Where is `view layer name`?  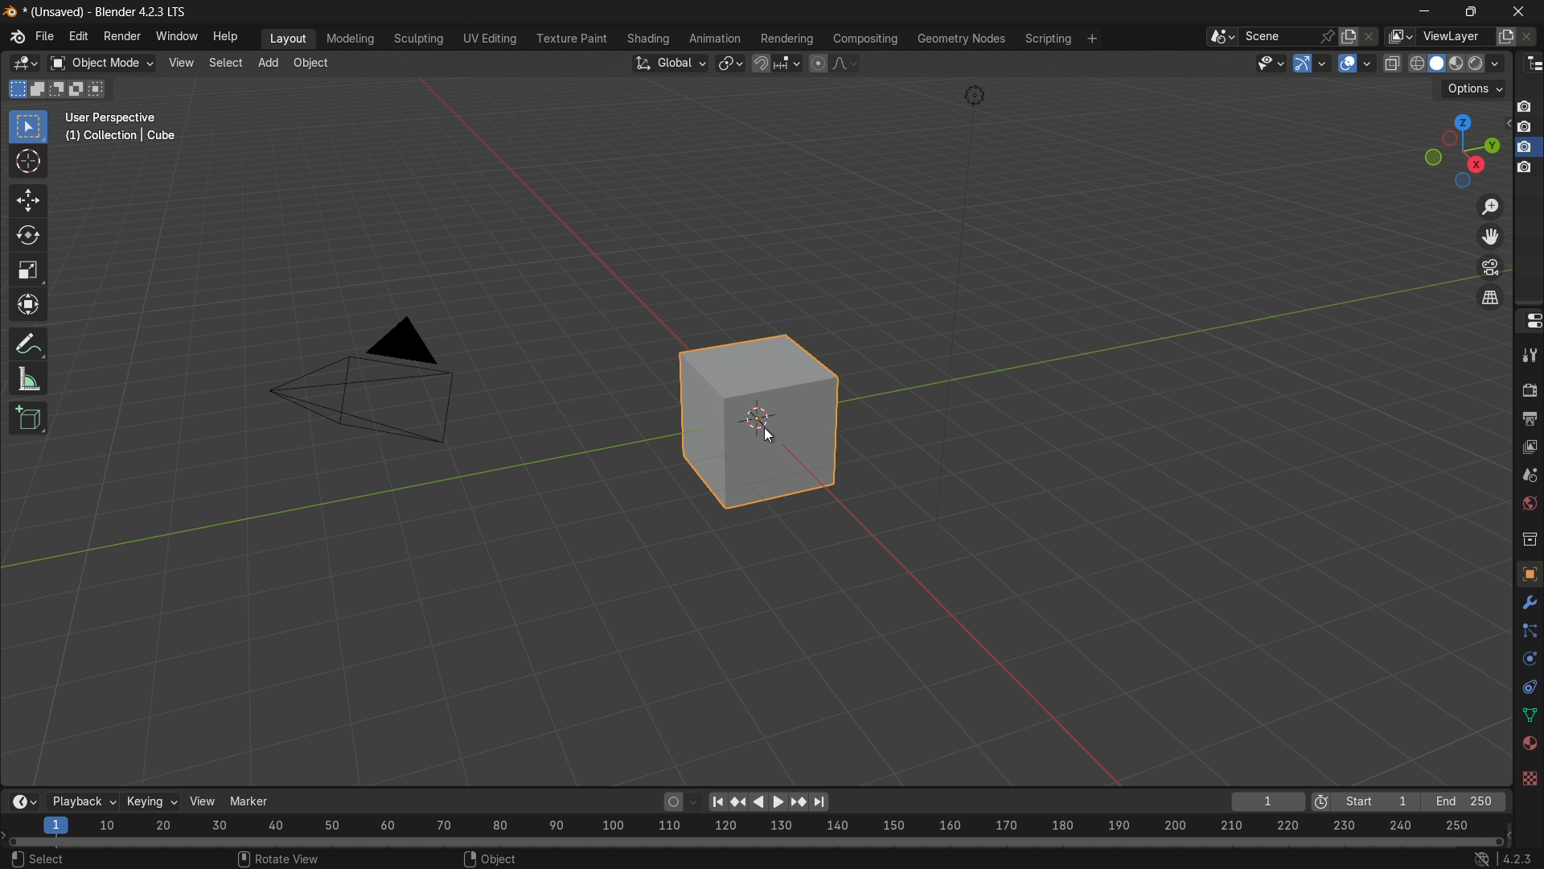
view layer name is located at coordinates (1457, 36).